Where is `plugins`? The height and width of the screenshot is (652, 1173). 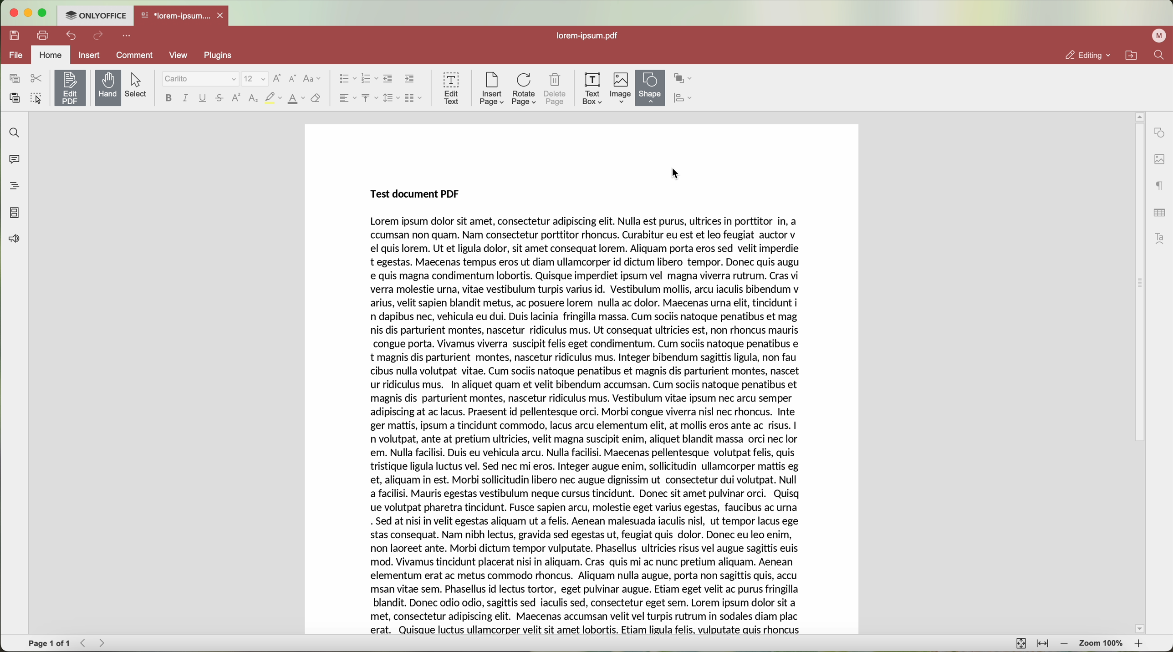
plugins is located at coordinates (229, 56).